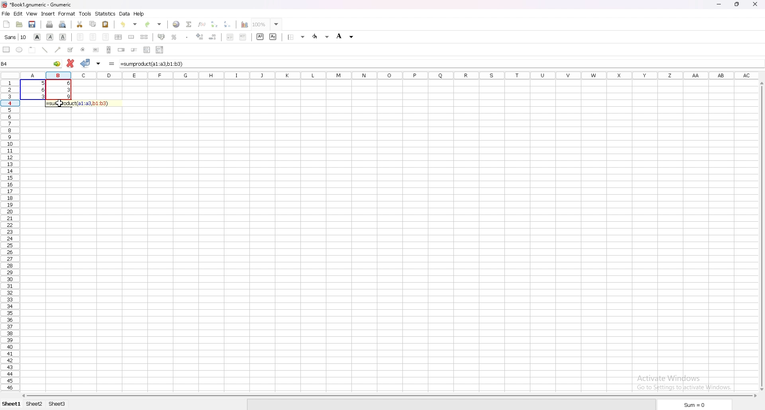 This screenshot has height=410, width=765. What do you see at coordinates (80, 25) in the screenshot?
I see `cut` at bounding box center [80, 25].